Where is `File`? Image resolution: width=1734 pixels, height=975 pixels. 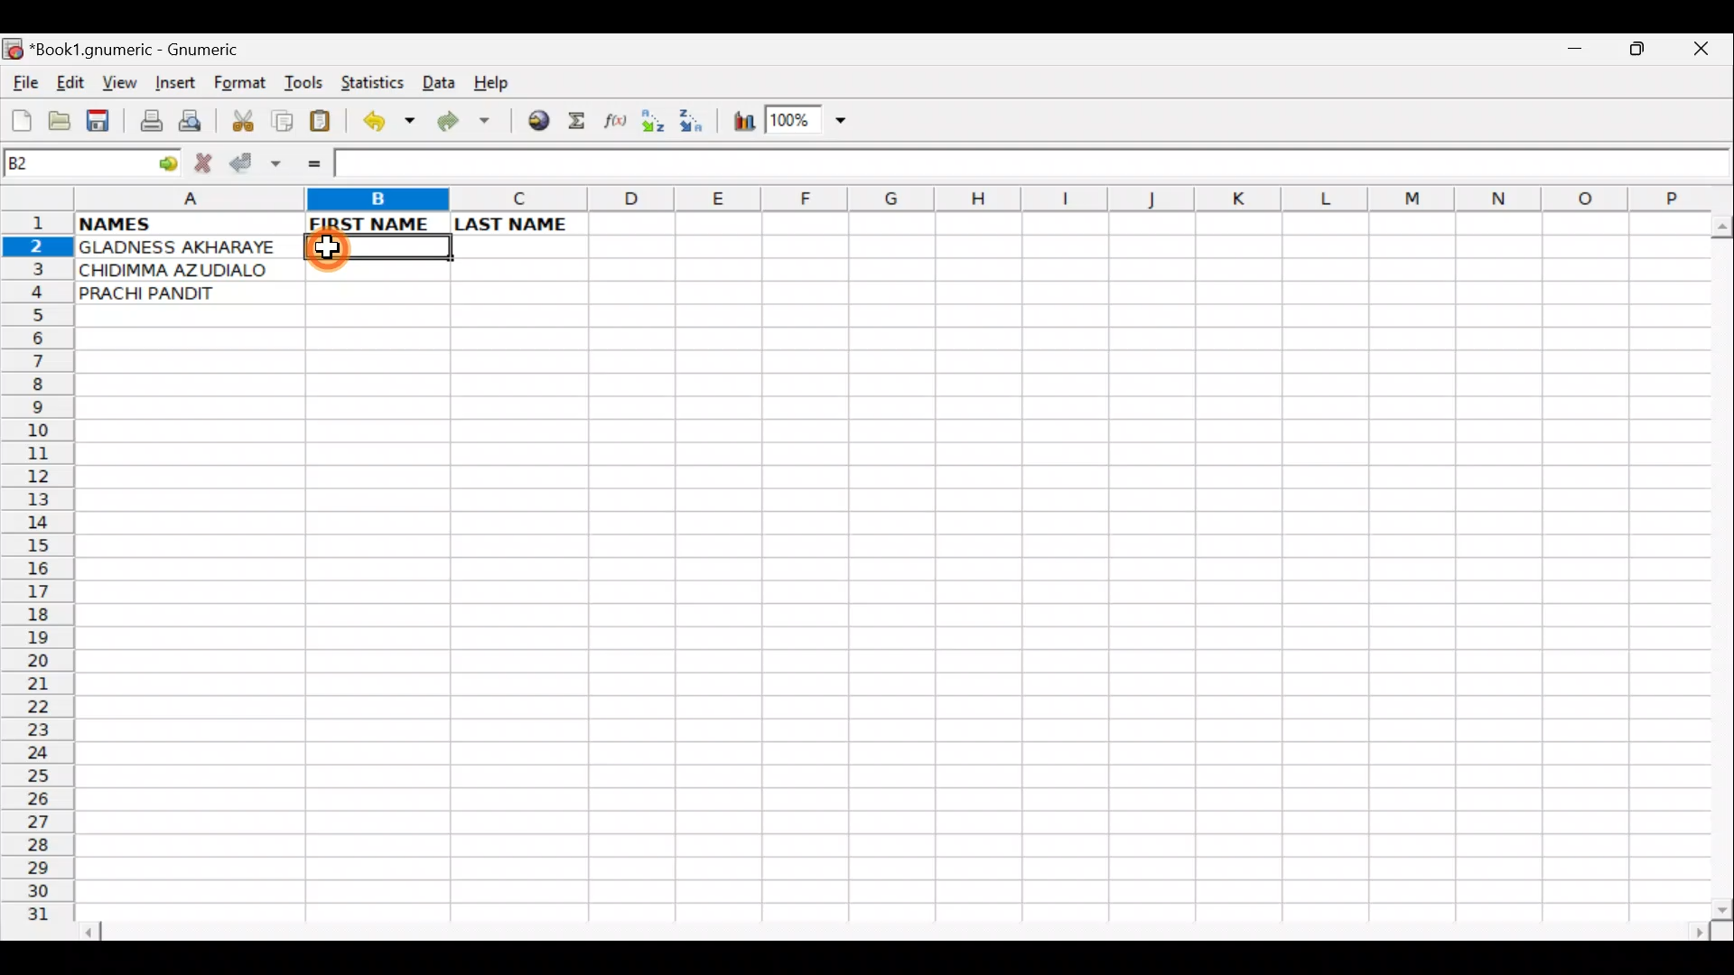 File is located at coordinates (23, 84).